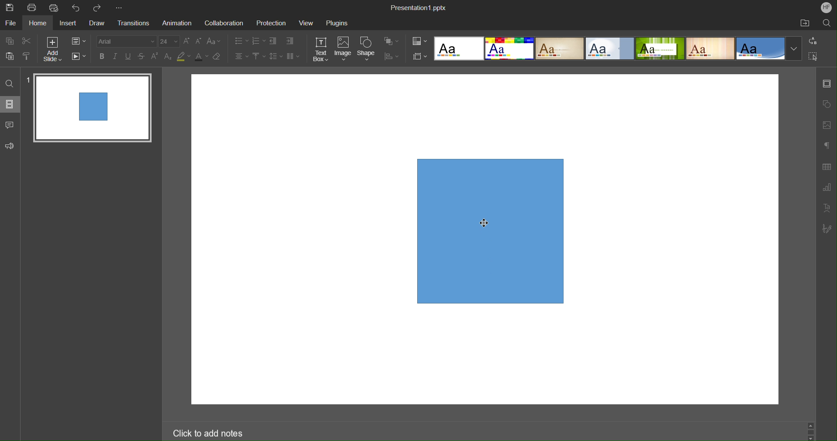 This screenshot has height=441, width=837. I want to click on Plugins, so click(336, 21).